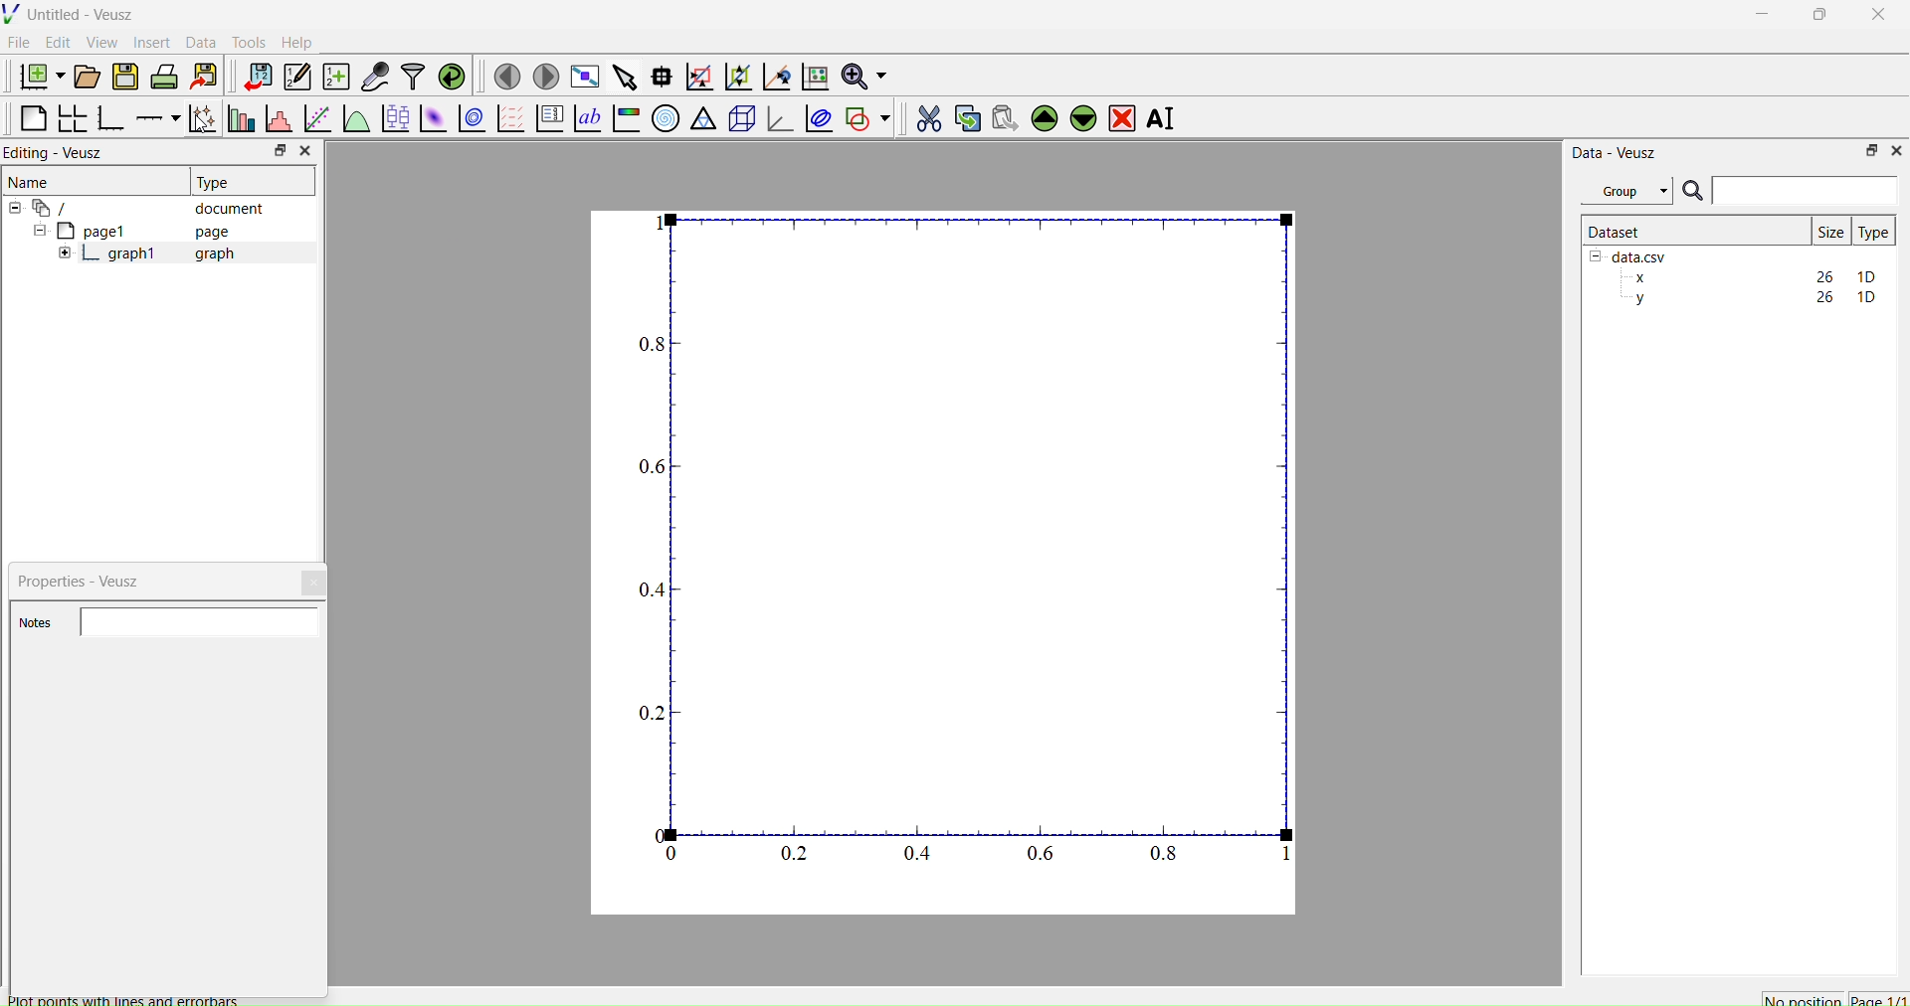 The height and width of the screenshot is (1006, 1910). Describe the element at coordinates (507, 77) in the screenshot. I see `Previous page` at that location.